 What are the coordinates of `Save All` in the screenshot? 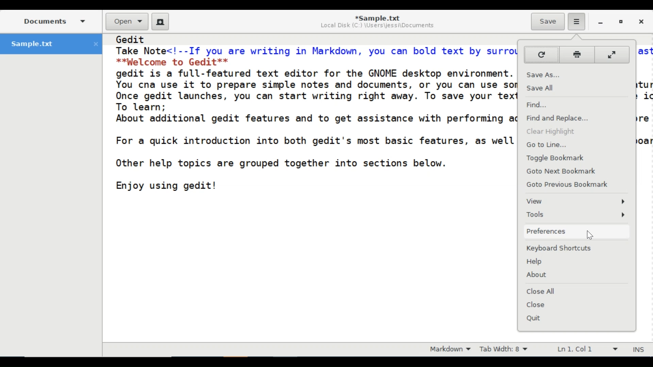 It's located at (544, 88).